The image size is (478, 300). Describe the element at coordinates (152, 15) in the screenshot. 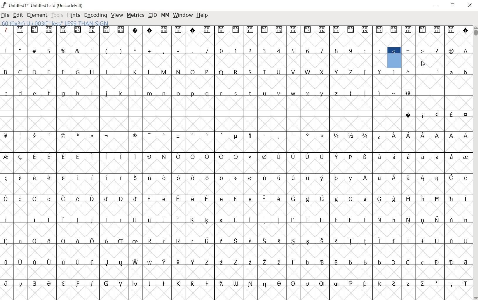

I see `cid` at that location.